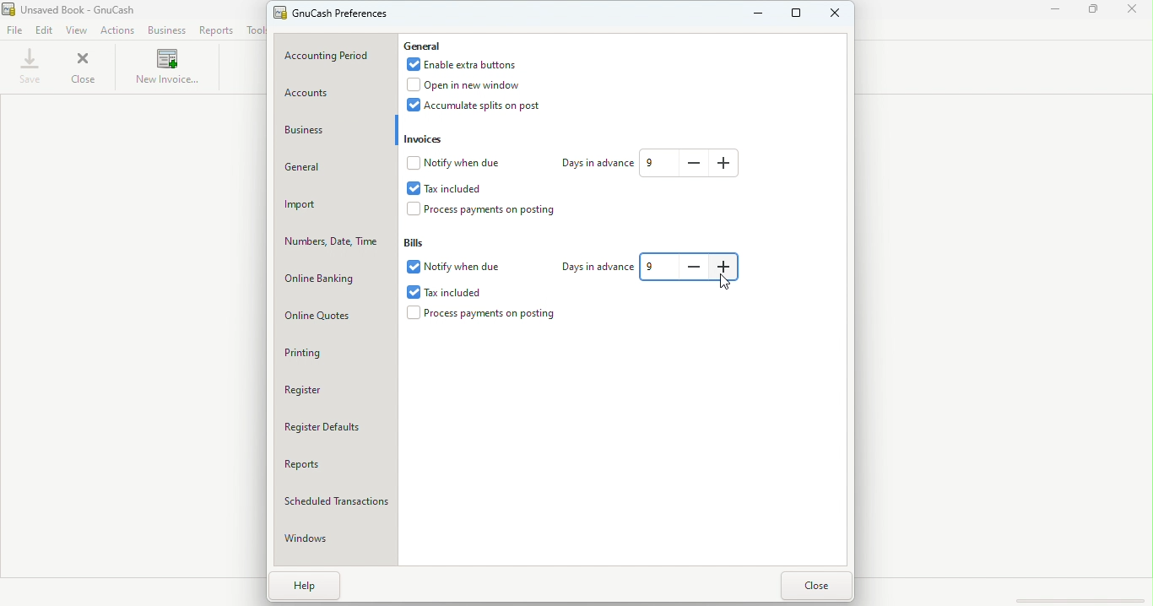 The image size is (1153, 606). Describe the element at coordinates (486, 108) in the screenshot. I see `Accumulate splits on posts` at that location.